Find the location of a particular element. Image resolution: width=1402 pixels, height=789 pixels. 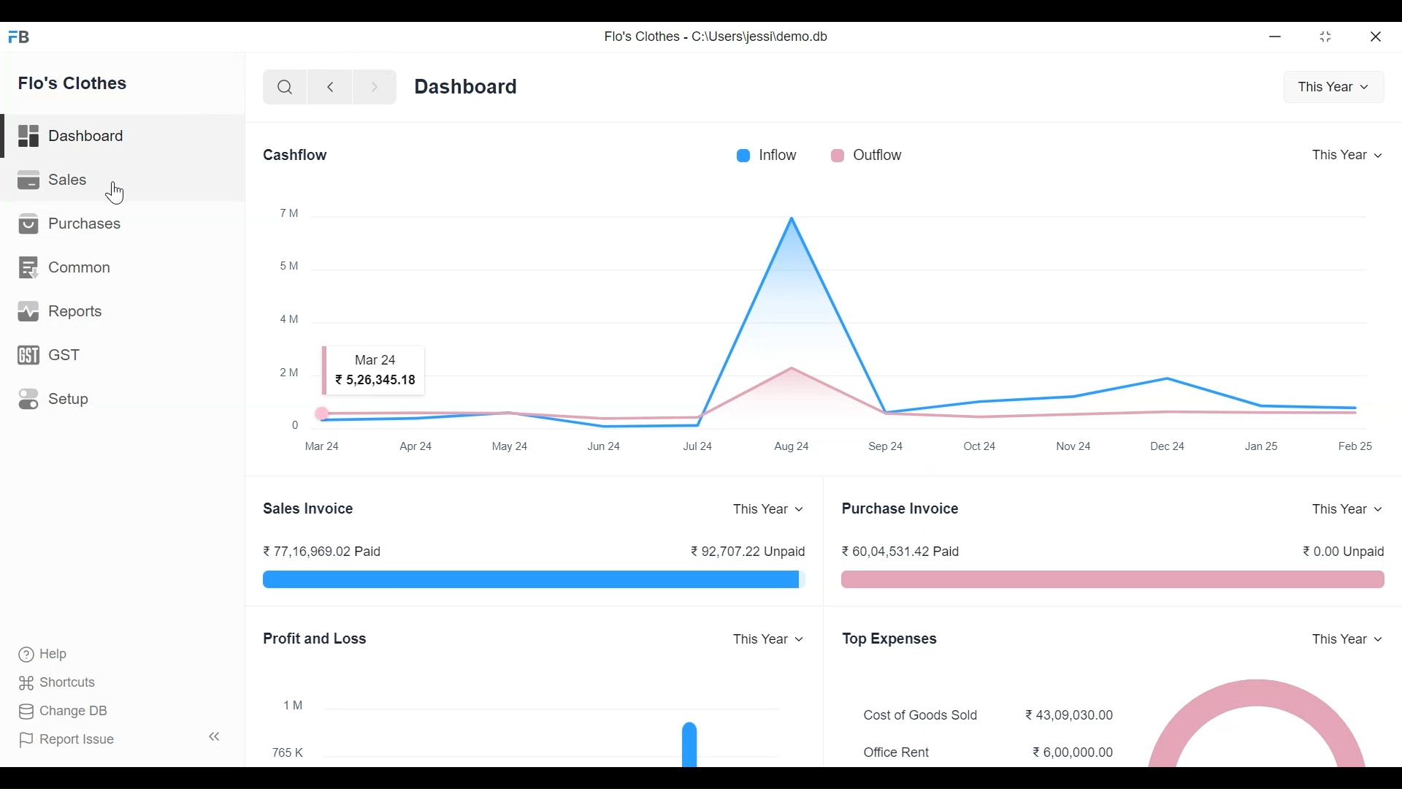

765K is located at coordinates (294, 752).